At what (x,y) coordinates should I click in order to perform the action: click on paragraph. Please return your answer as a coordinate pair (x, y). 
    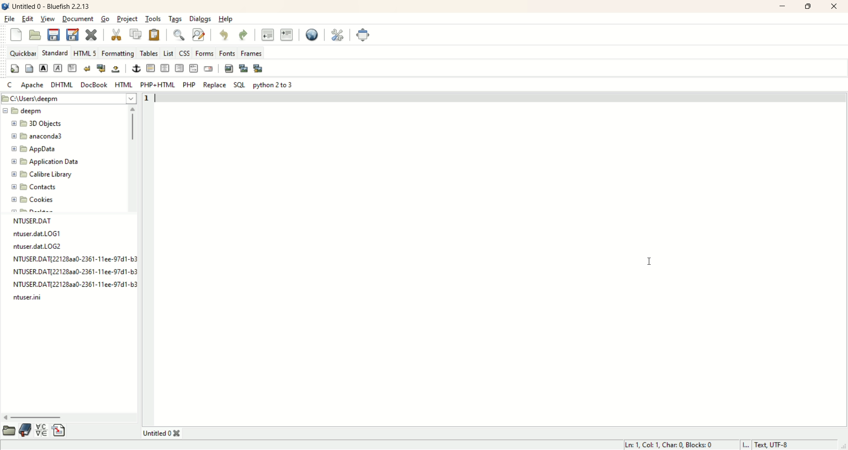
    Looking at the image, I should click on (72, 68).